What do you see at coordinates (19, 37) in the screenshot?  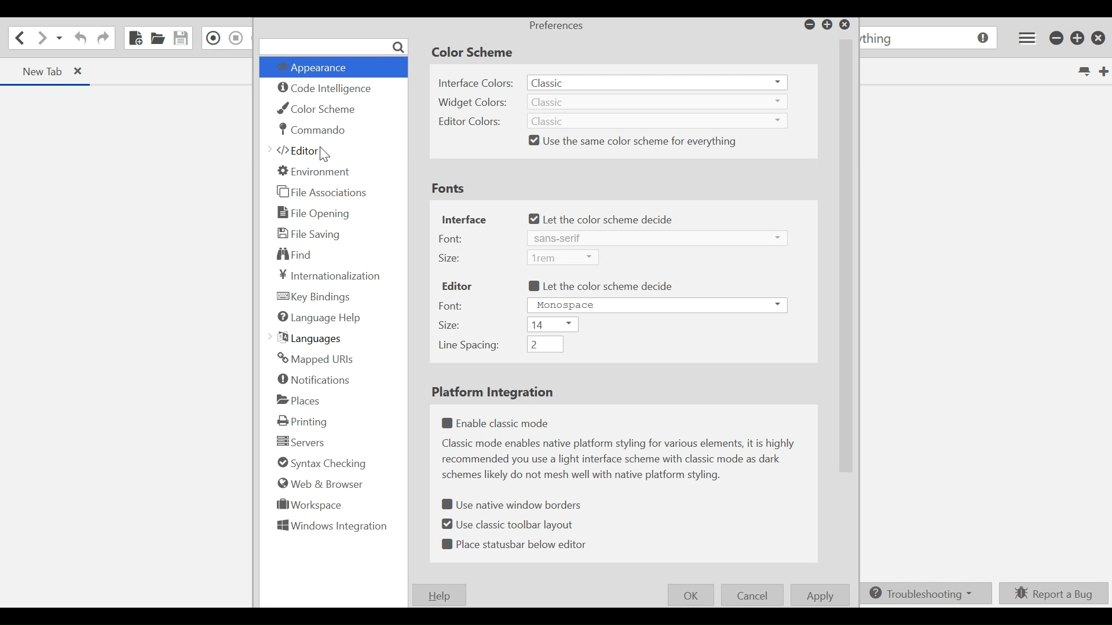 I see `Go back onelocation` at bounding box center [19, 37].